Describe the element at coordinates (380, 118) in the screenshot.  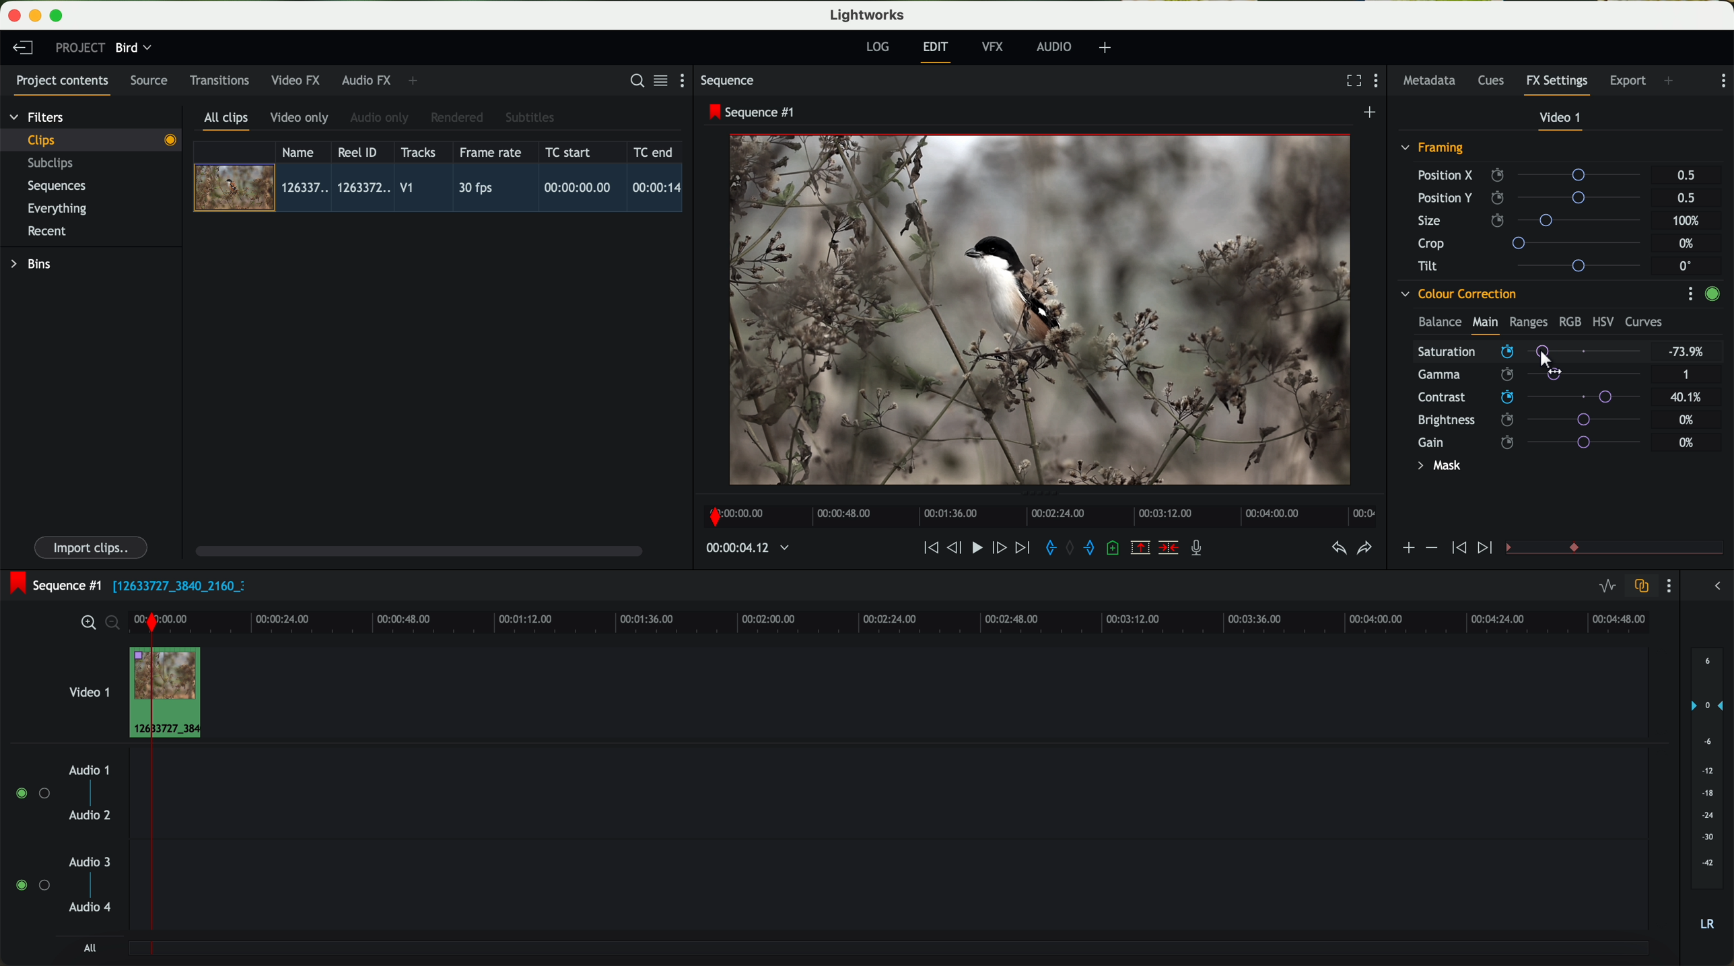
I see `audio only` at that location.